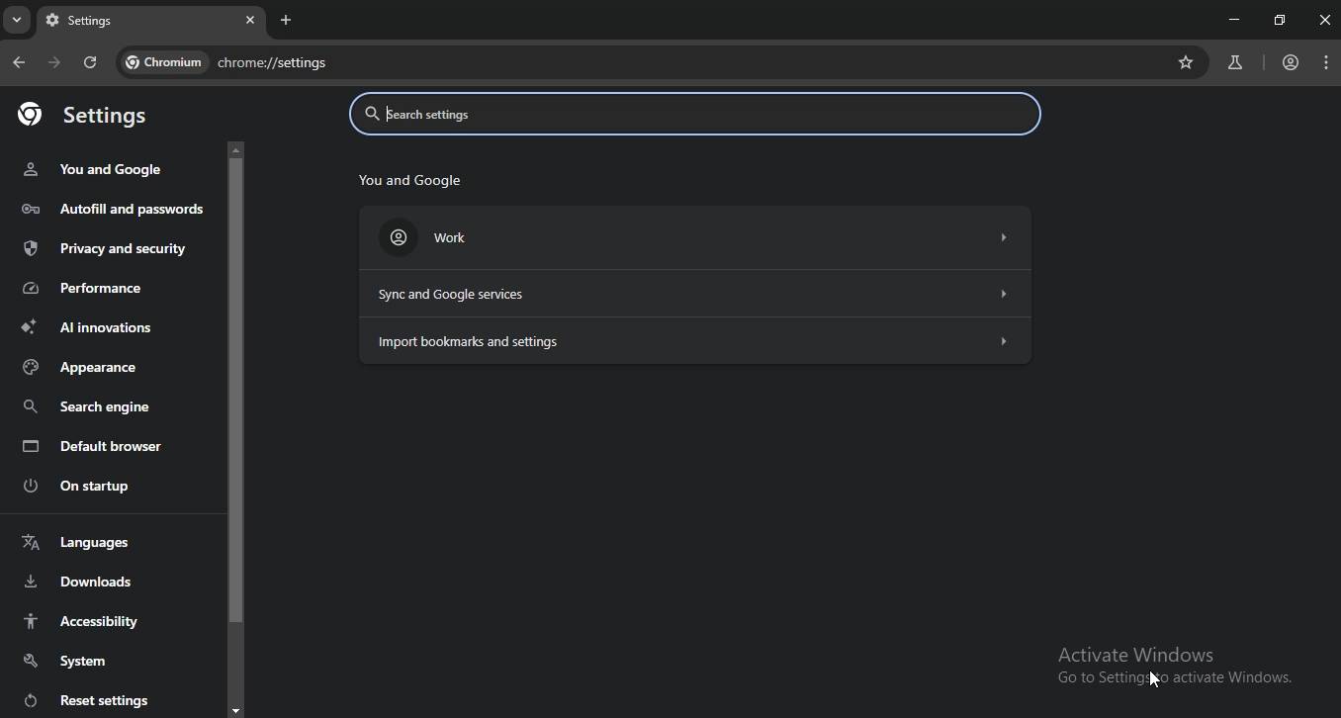 The width and height of the screenshot is (1341, 718). I want to click on Privacy and security, so click(103, 249).